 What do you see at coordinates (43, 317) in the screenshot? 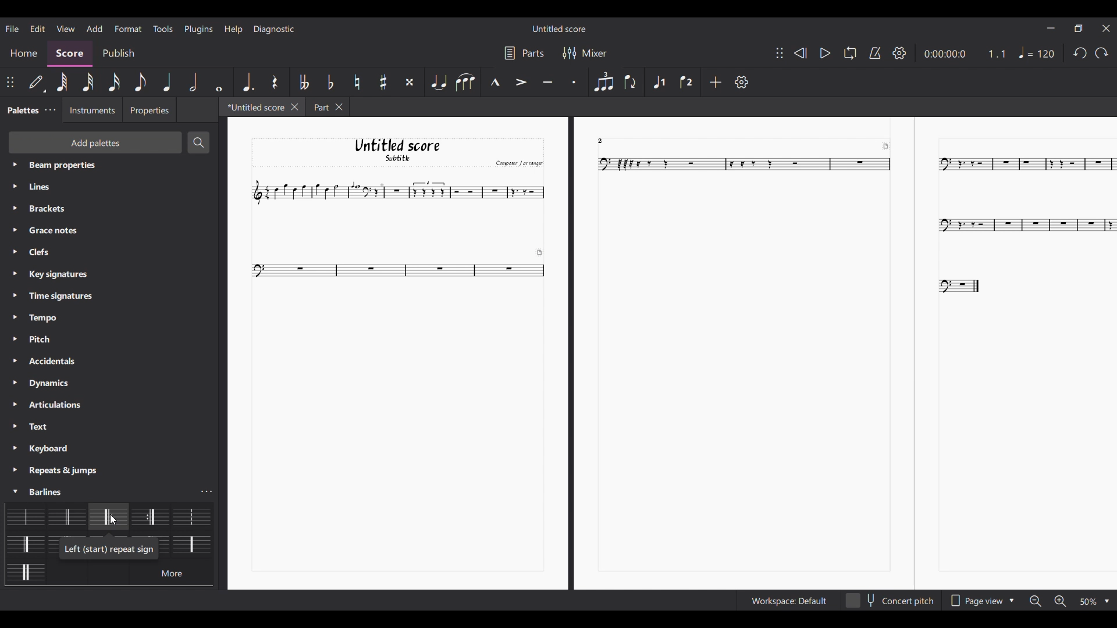
I see `Palette settings` at bounding box center [43, 317].